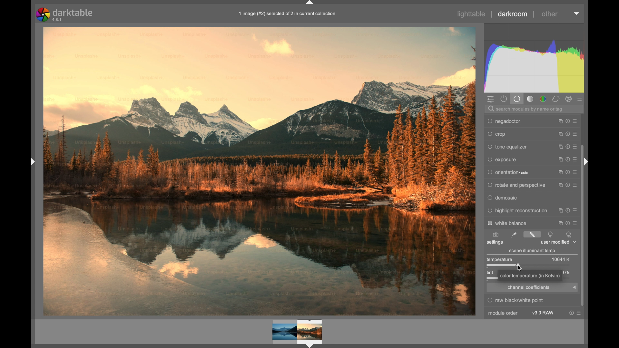 This screenshot has height=348, width=619. I want to click on temperature, so click(500, 259).